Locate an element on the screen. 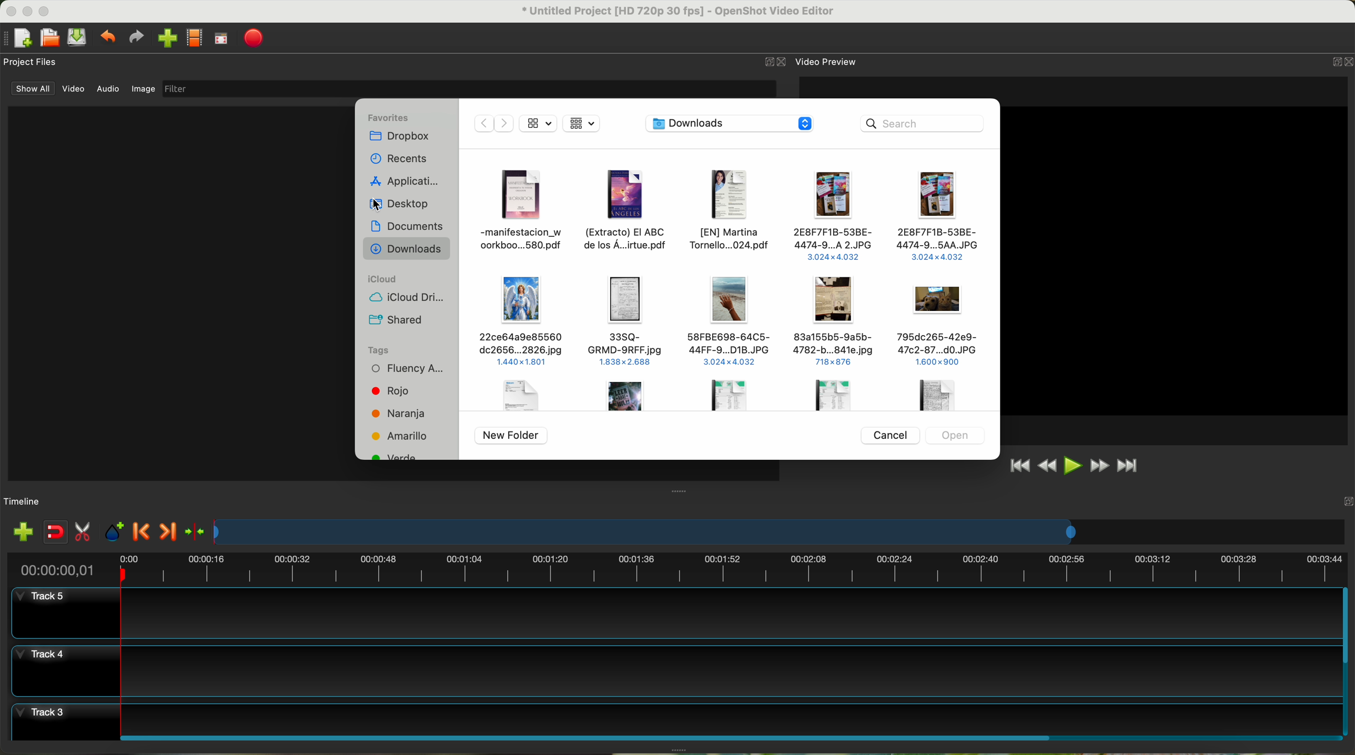 This screenshot has width=1355, height=755. yellow tag is located at coordinates (400, 436).